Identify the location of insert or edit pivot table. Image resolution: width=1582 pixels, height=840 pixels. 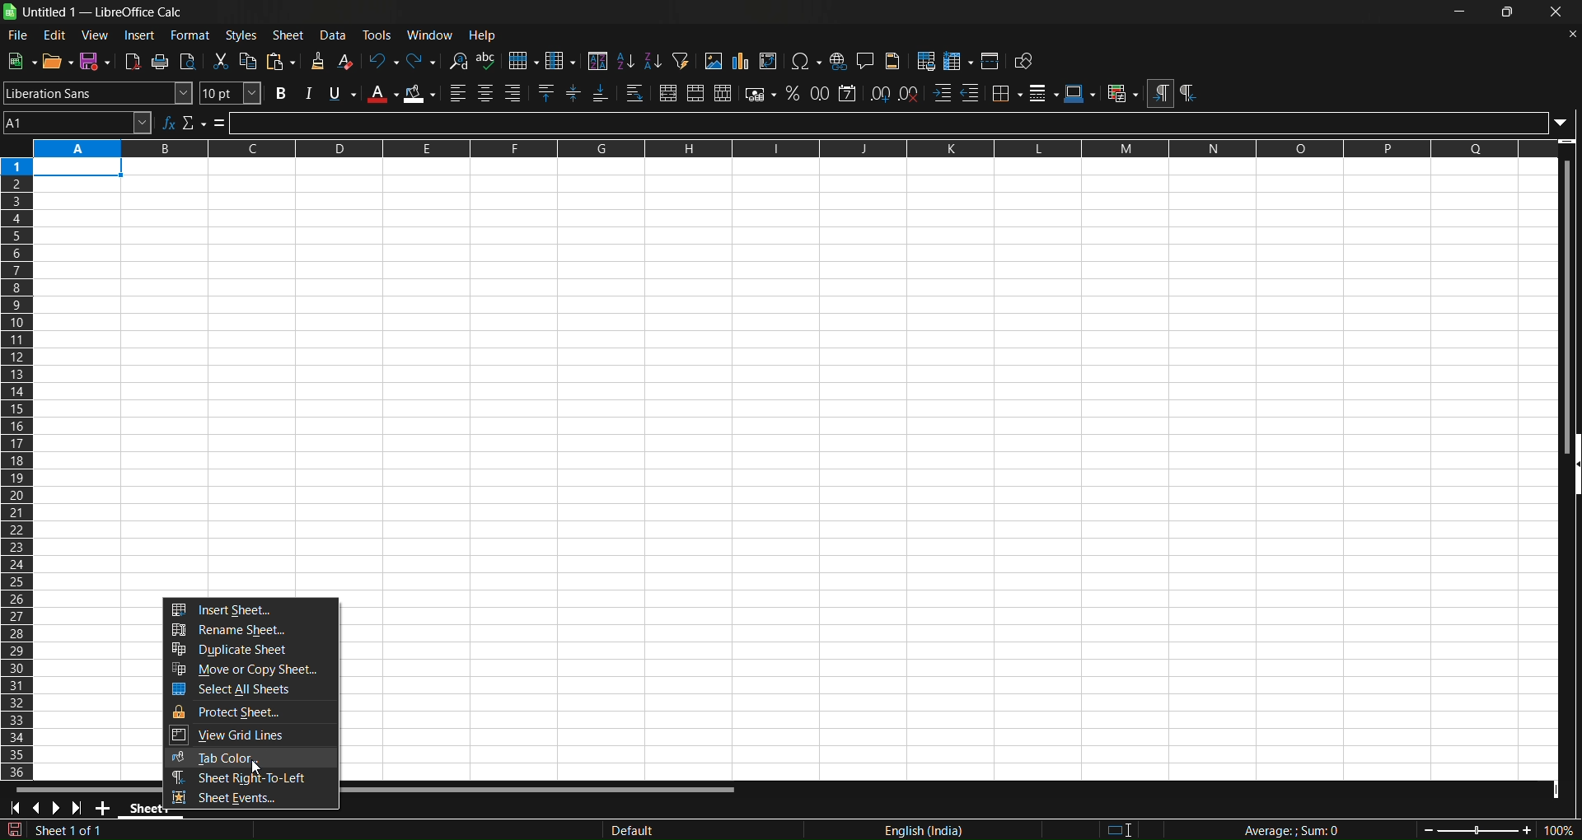
(770, 61).